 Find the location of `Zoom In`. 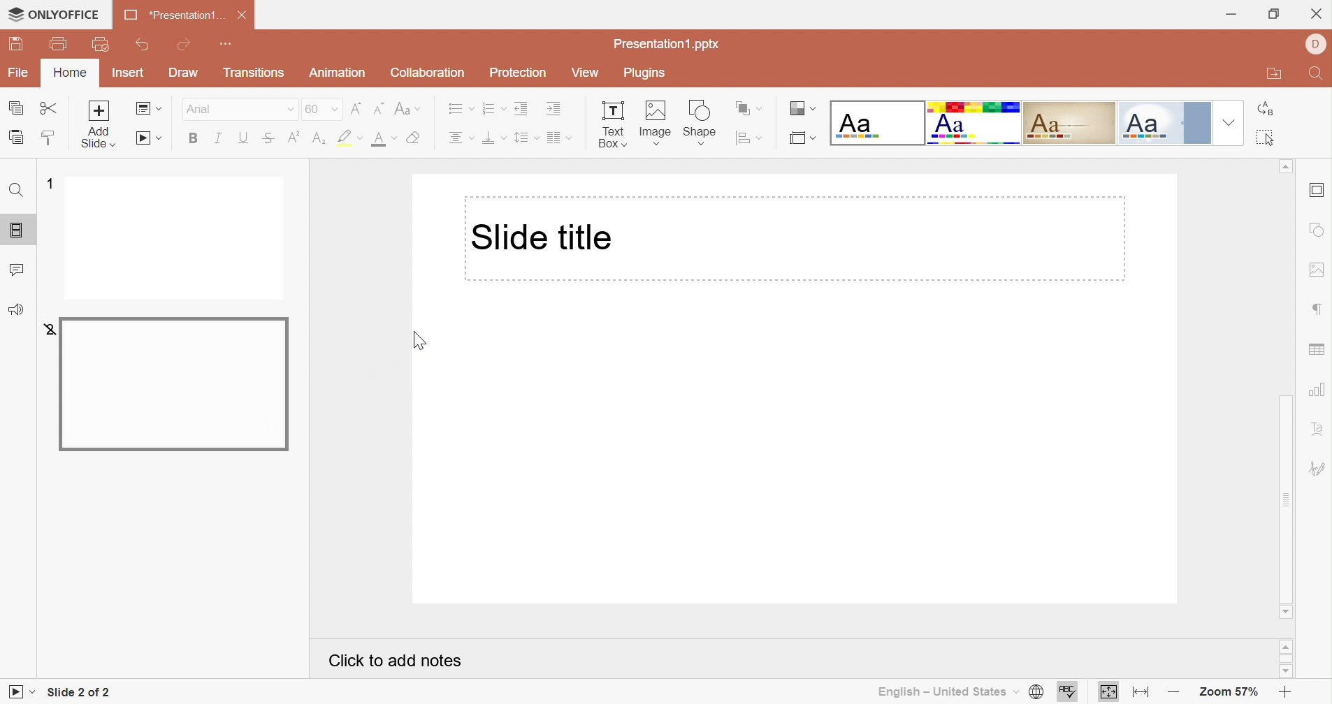

Zoom In is located at coordinates (1282, 689).